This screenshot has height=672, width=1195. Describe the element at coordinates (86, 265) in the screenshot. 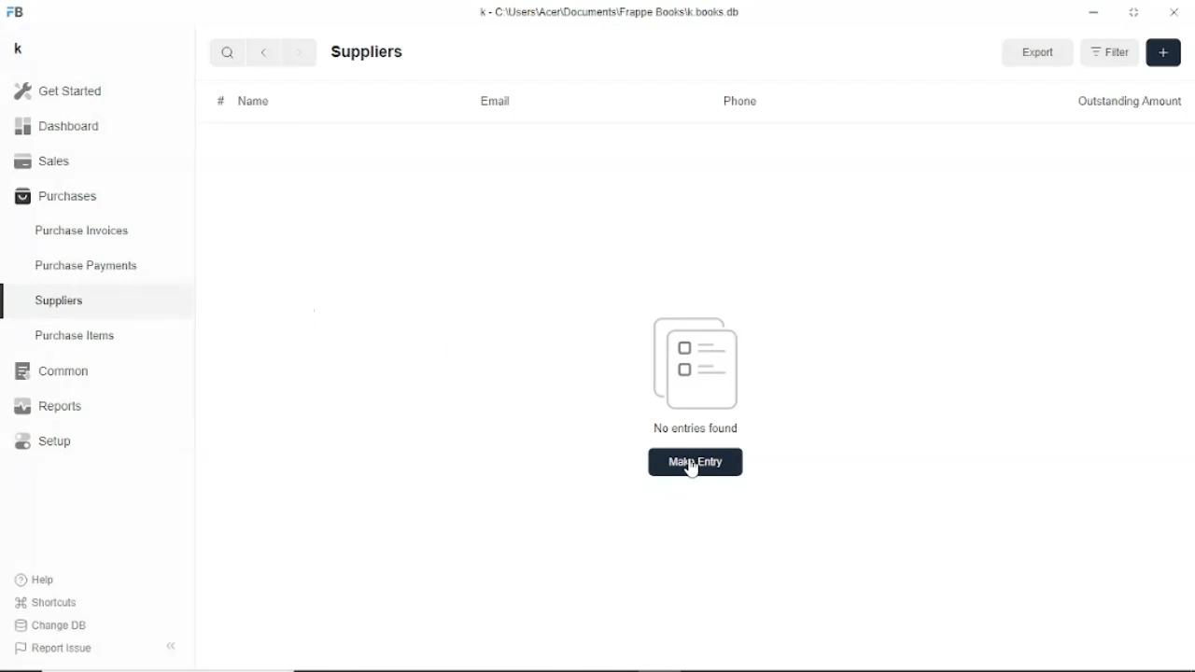

I see `Purchase payments` at that location.